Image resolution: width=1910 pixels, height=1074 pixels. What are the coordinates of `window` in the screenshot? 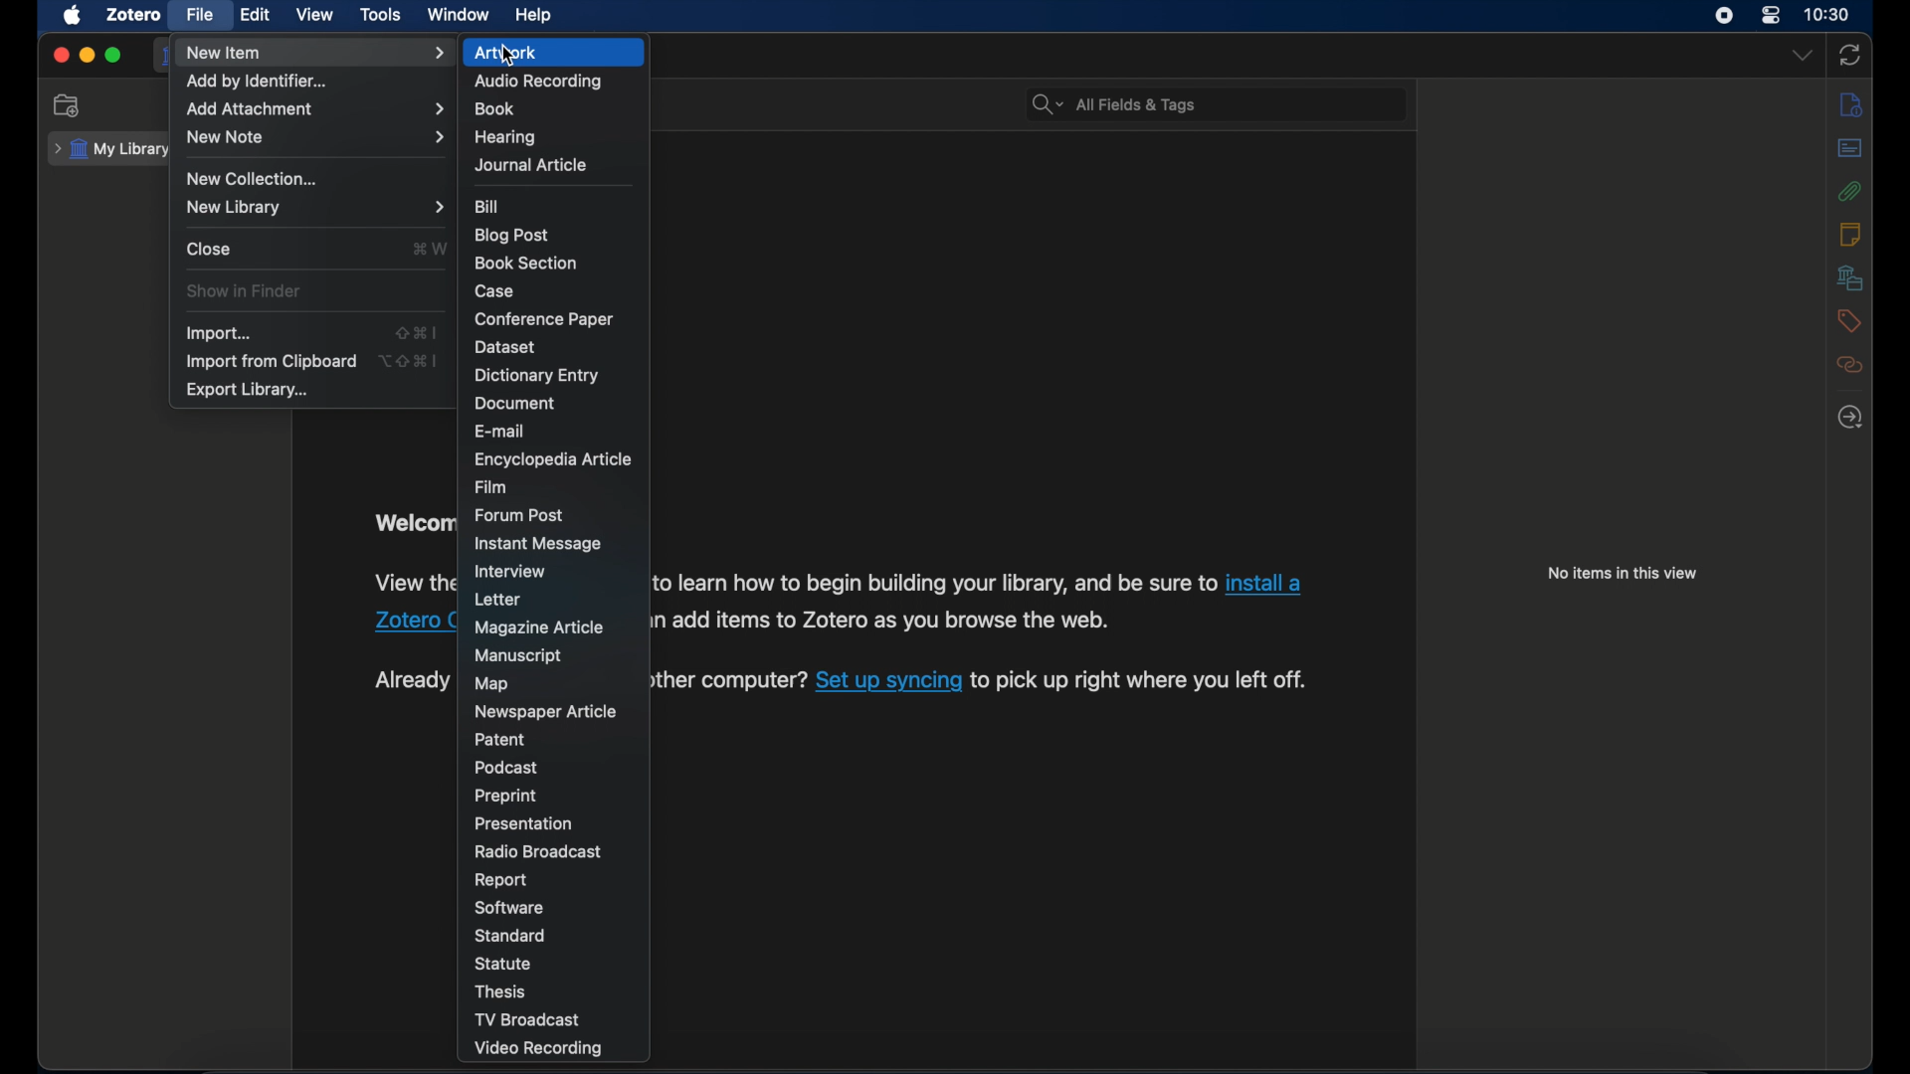 It's located at (459, 14).